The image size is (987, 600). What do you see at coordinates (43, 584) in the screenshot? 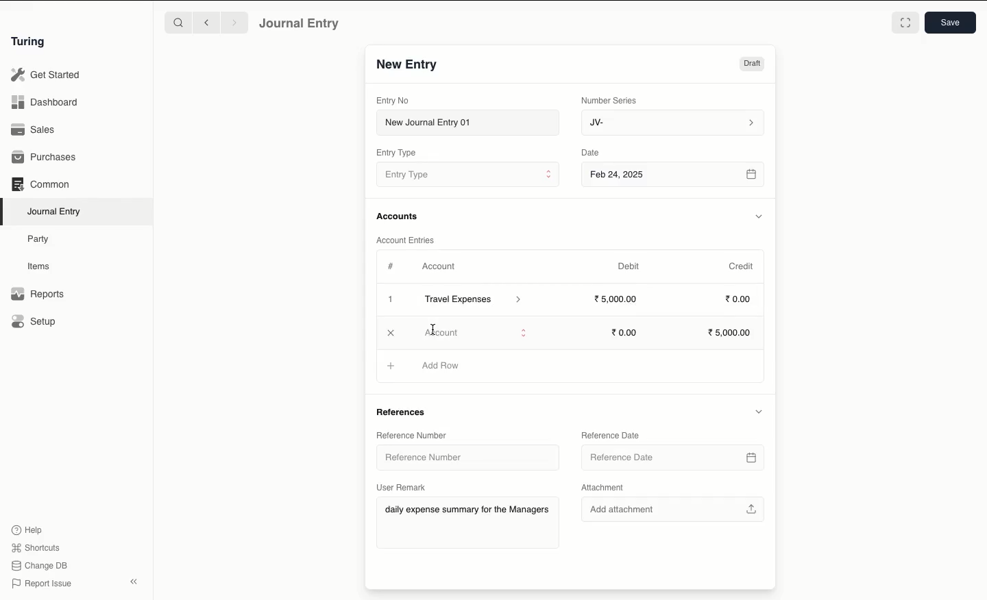
I see `Report Issue` at bounding box center [43, 584].